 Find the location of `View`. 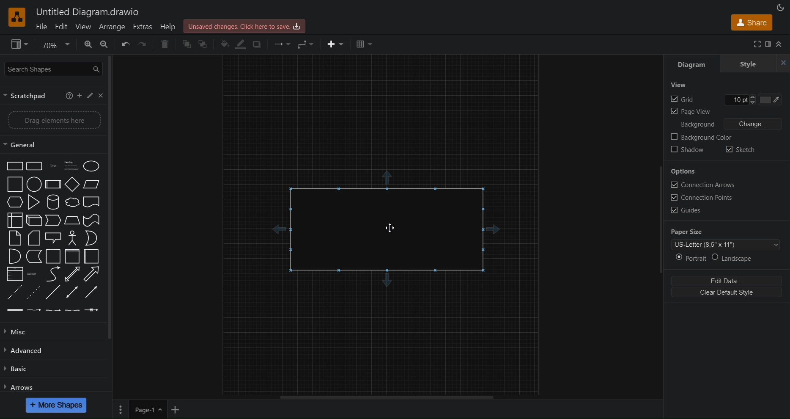

View is located at coordinates (82, 27).